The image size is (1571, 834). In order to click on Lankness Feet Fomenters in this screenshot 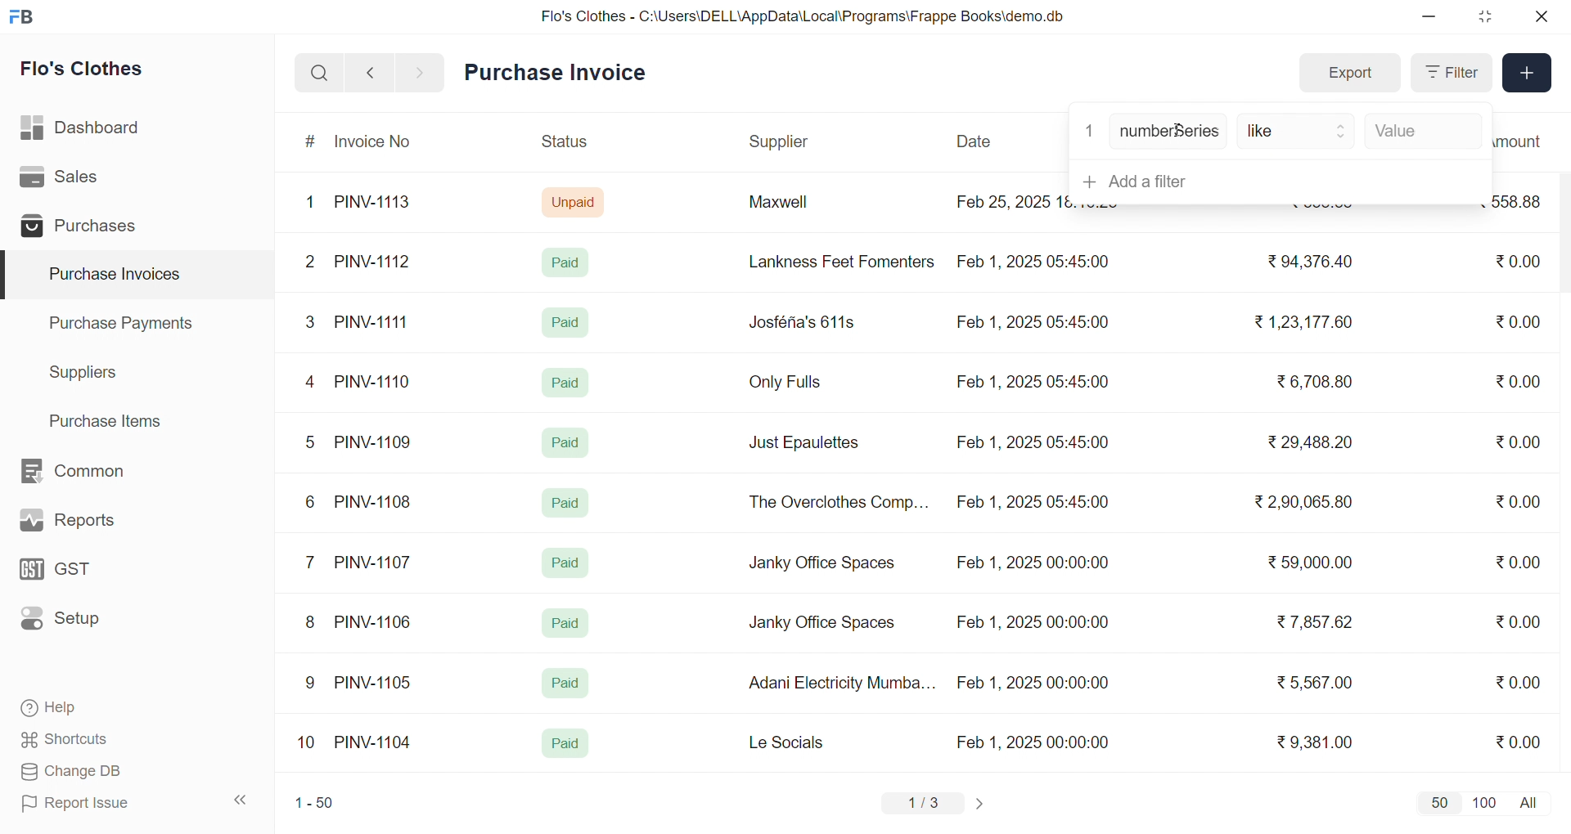, I will do `click(831, 262)`.